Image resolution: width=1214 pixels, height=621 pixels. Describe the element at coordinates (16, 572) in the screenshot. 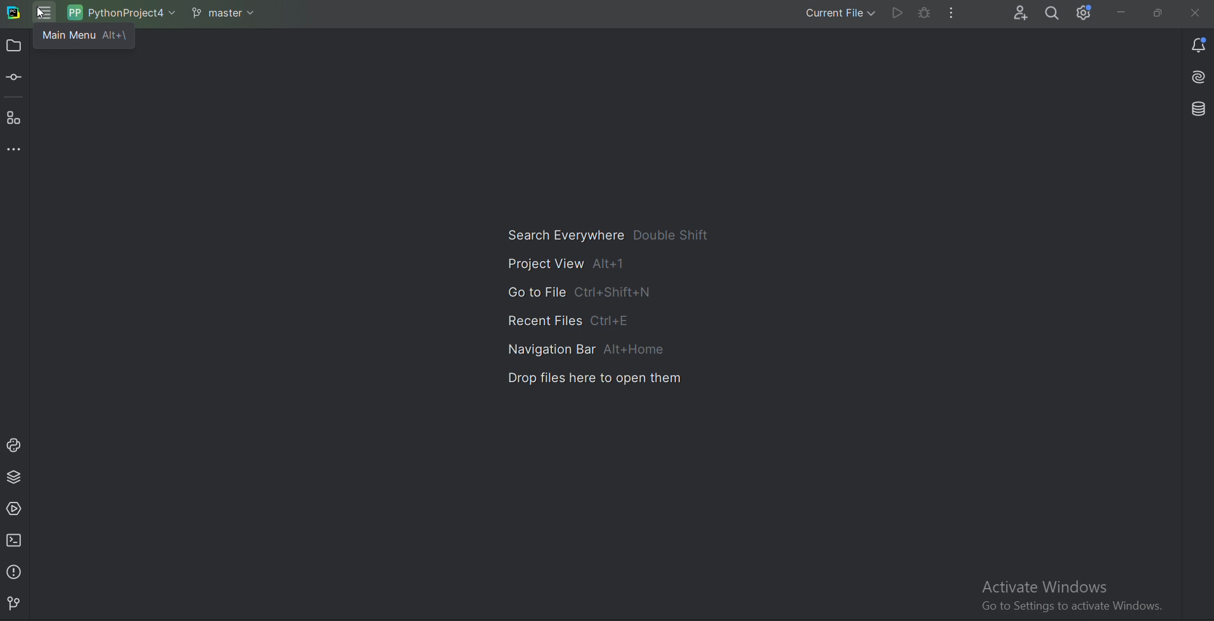

I see `Problems` at that location.